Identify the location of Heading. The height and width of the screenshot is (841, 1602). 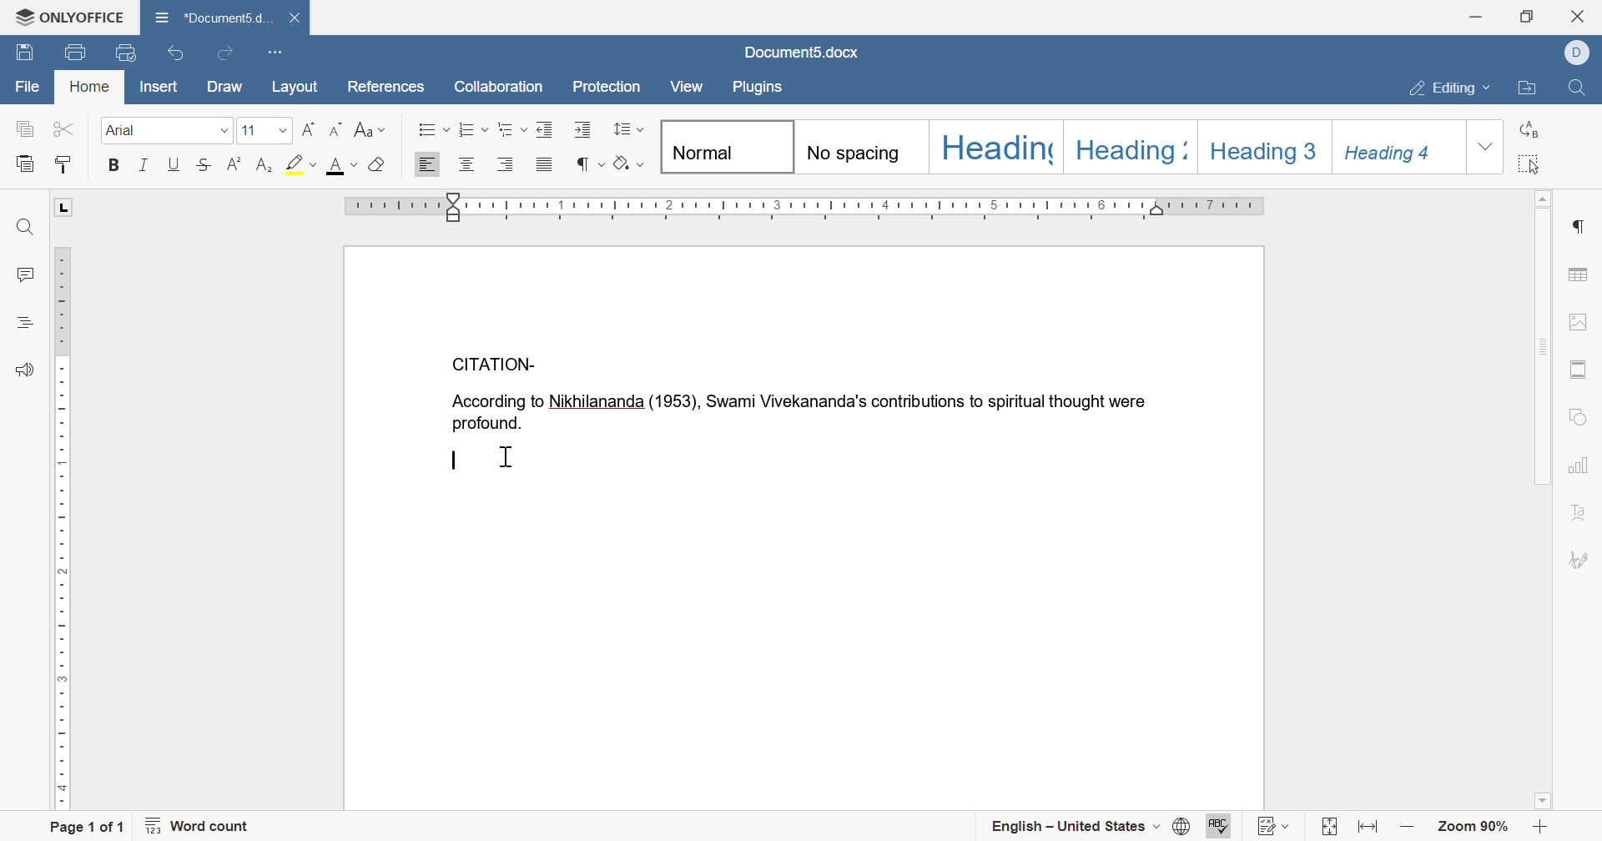
(1131, 147).